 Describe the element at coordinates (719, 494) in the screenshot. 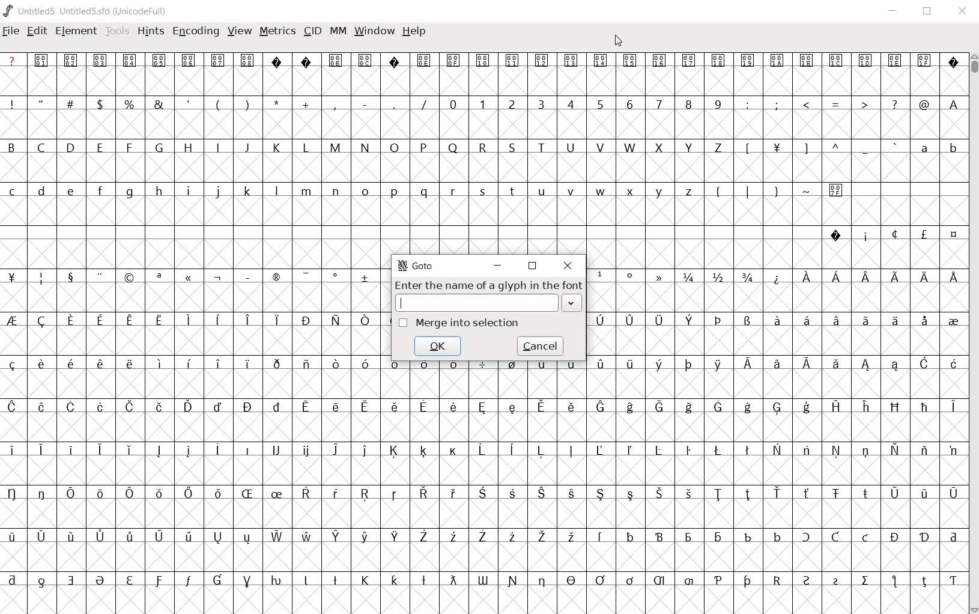

I see `Symbol` at that location.